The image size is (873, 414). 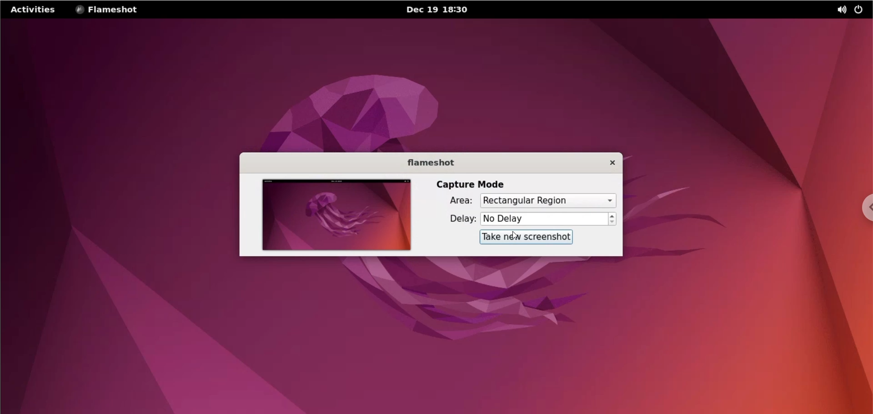 I want to click on increment and decrement delay, so click(x=613, y=219).